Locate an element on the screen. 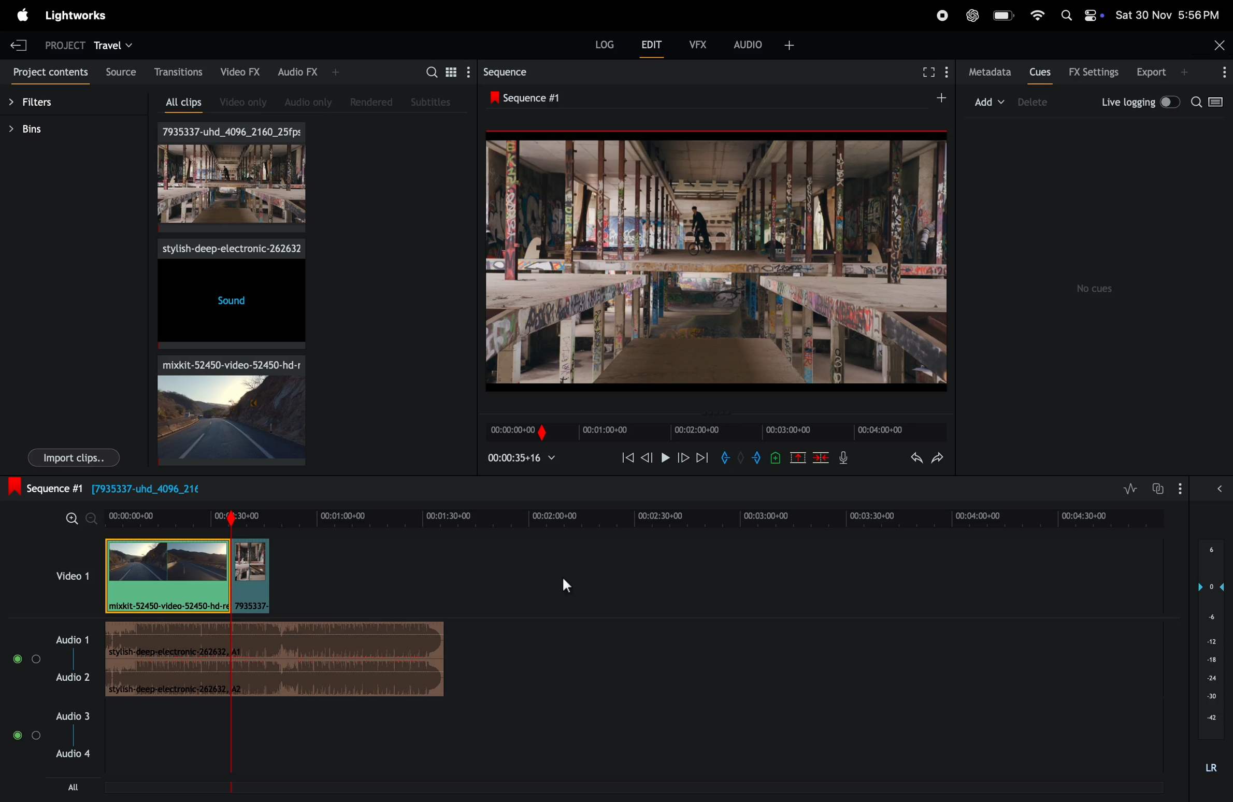  playback time is located at coordinates (526, 457).